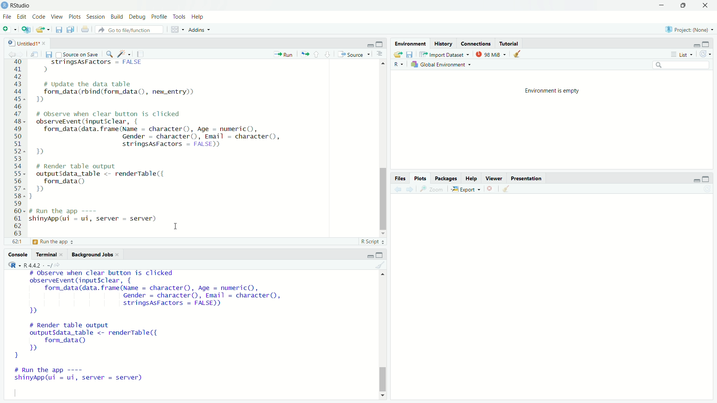  I want to click on R script, so click(373, 243).